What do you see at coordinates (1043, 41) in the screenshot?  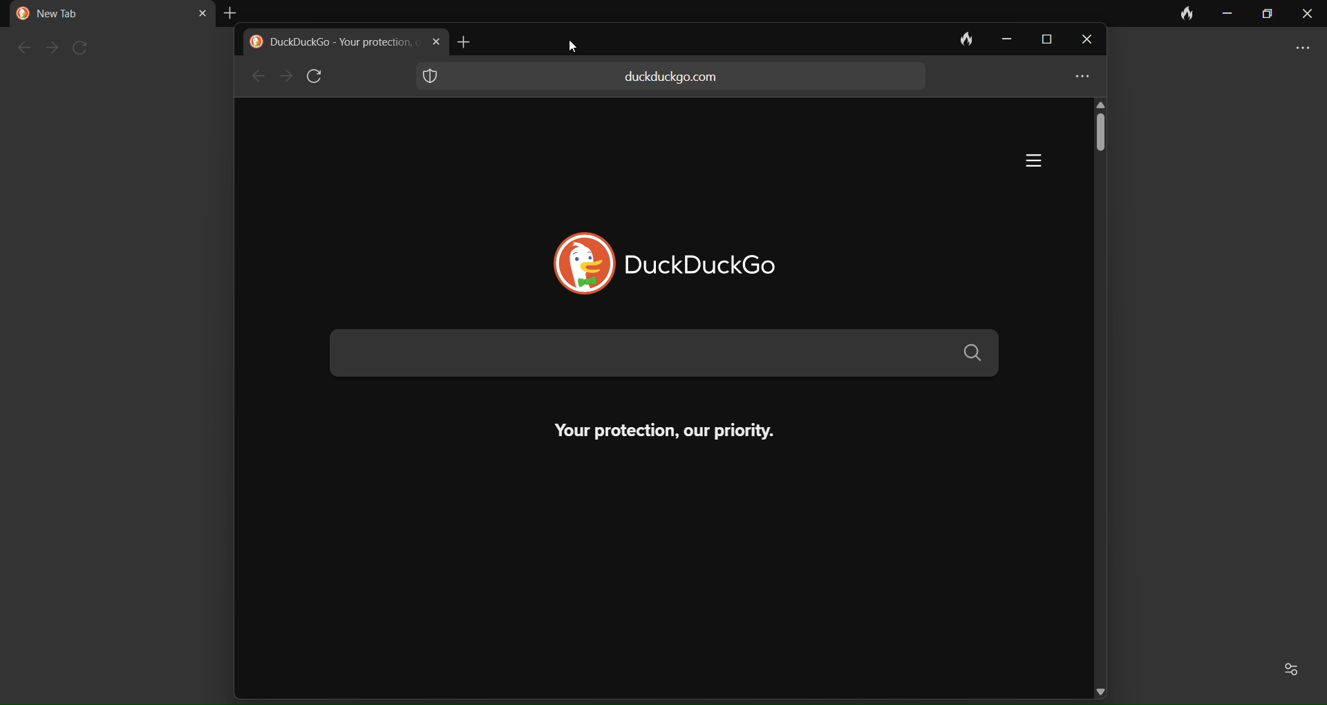 I see `maximize` at bounding box center [1043, 41].